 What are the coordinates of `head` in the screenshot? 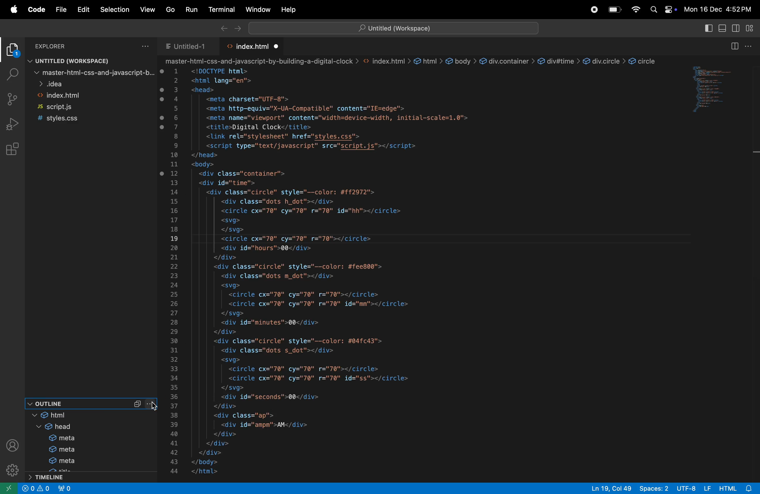 It's located at (53, 427).